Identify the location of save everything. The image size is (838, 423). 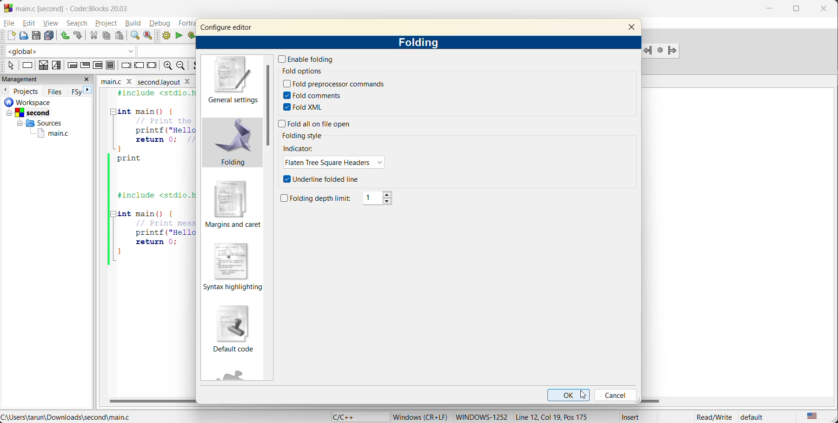
(49, 35).